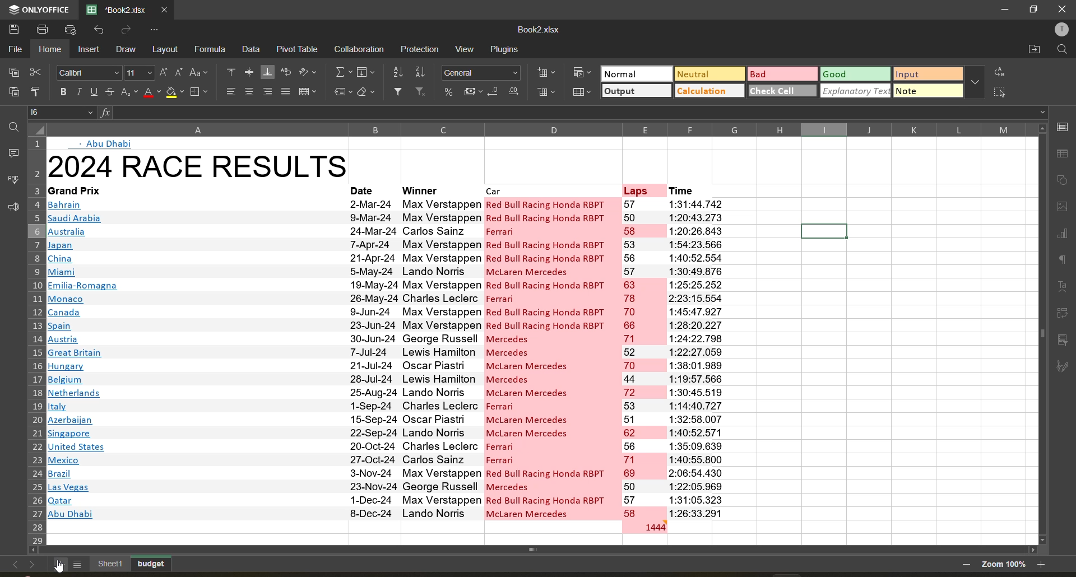 The height and width of the screenshot is (577, 1076). Describe the element at coordinates (530, 129) in the screenshot. I see `column names` at that location.